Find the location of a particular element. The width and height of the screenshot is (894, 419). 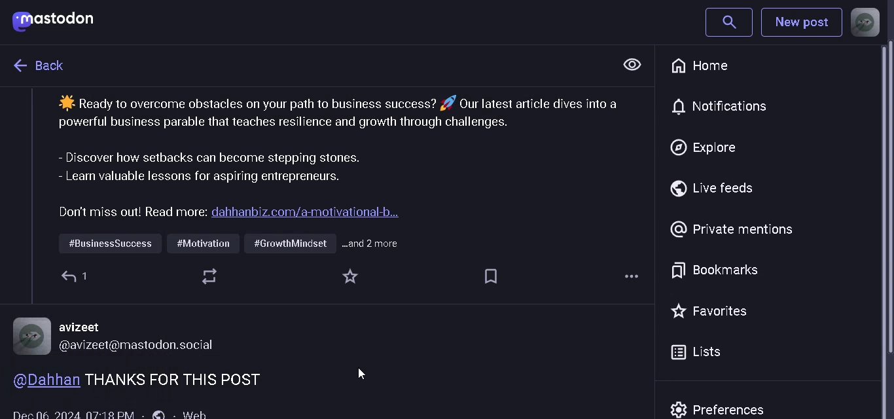

avizeet is located at coordinates (119, 328).